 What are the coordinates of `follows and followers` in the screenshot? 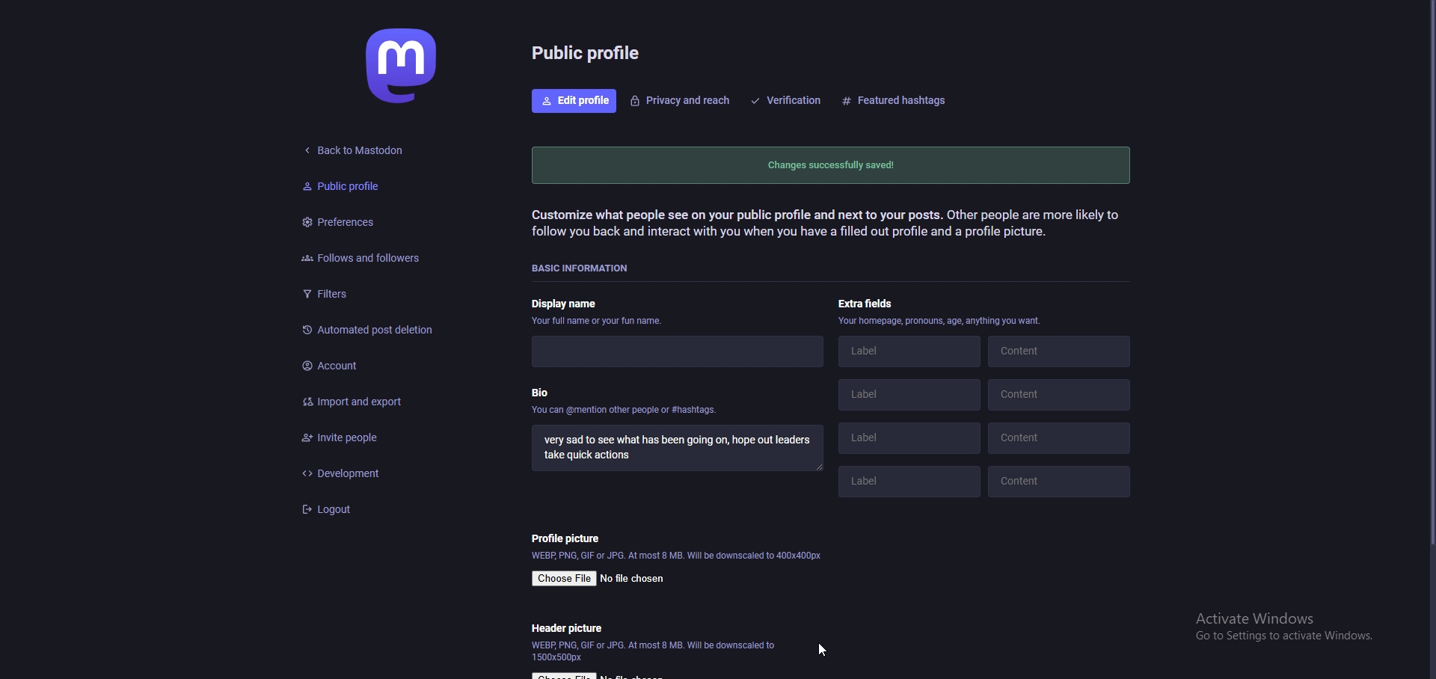 It's located at (377, 256).